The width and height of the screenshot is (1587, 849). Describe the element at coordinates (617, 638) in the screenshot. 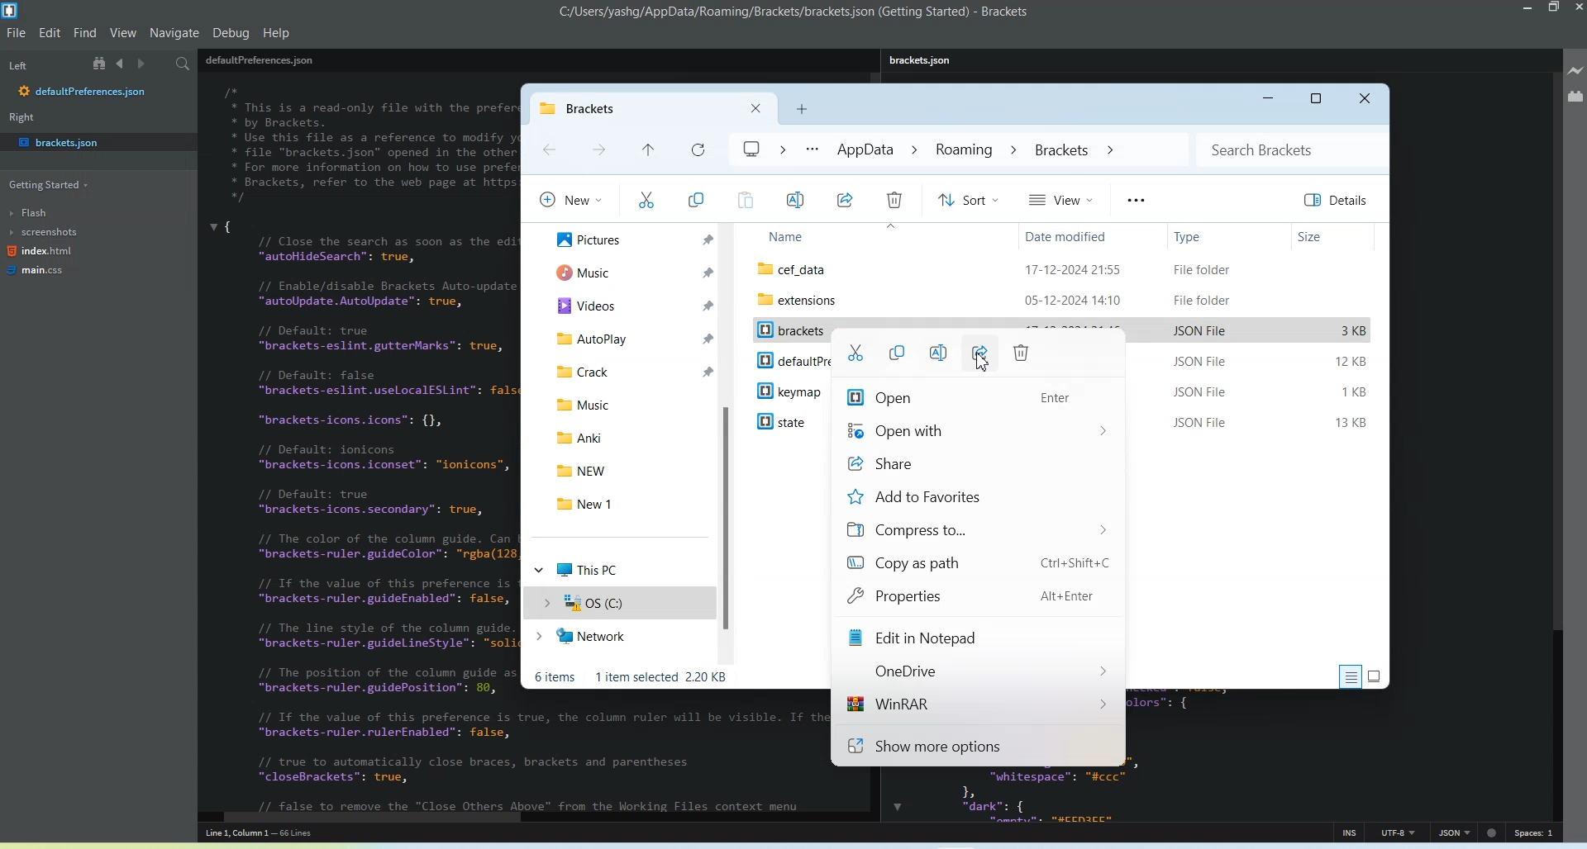

I see `Network` at that location.